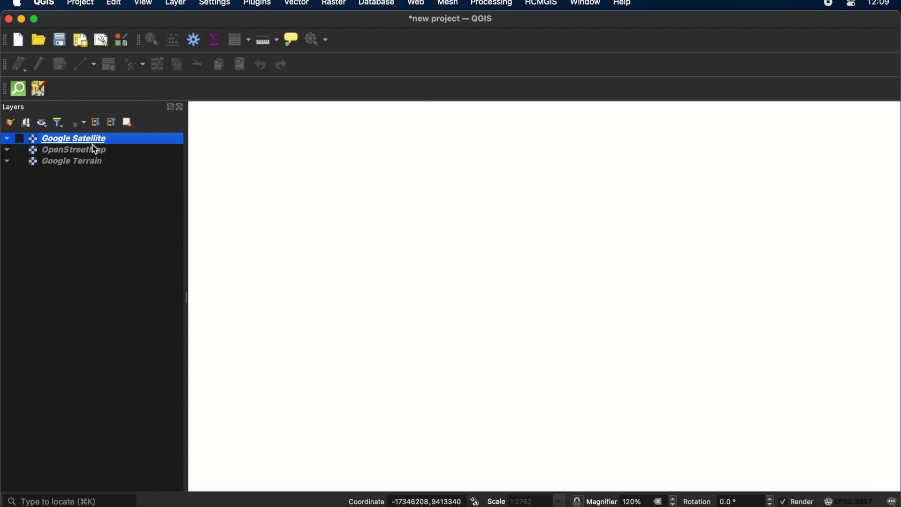 This screenshot has width=901, height=507. I want to click on edit, so click(113, 4).